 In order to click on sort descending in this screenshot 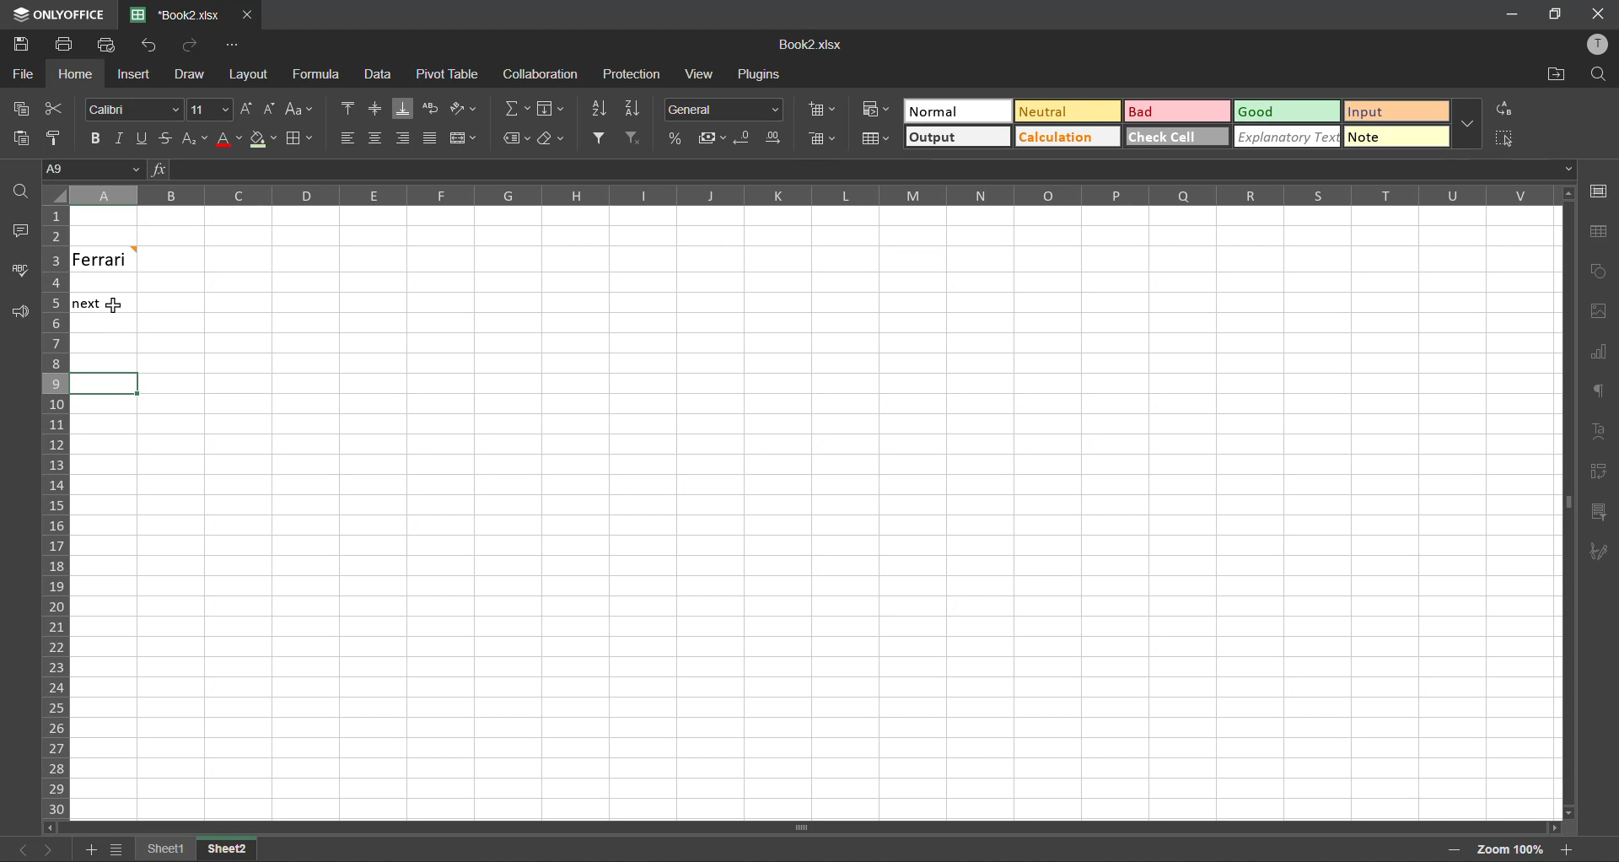, I will do `click(632, 110)`.